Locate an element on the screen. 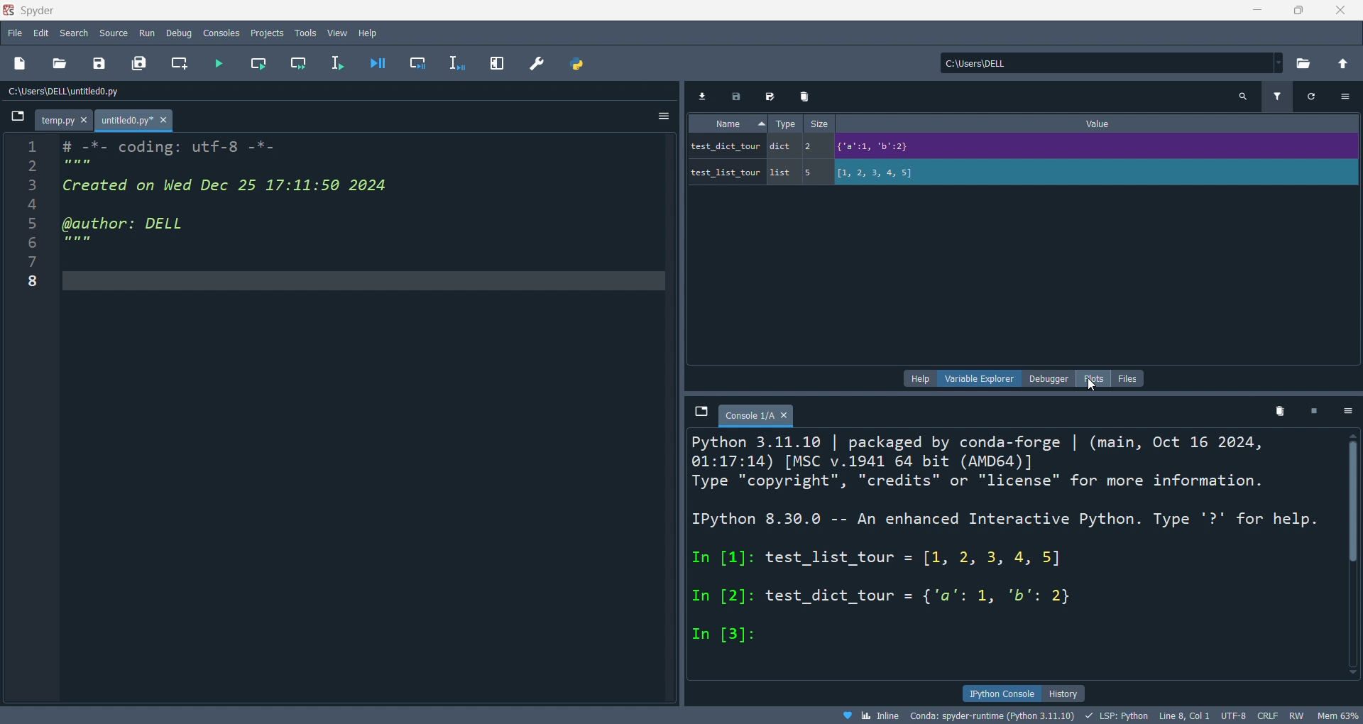  debug file is located at coordinates (381, 65).